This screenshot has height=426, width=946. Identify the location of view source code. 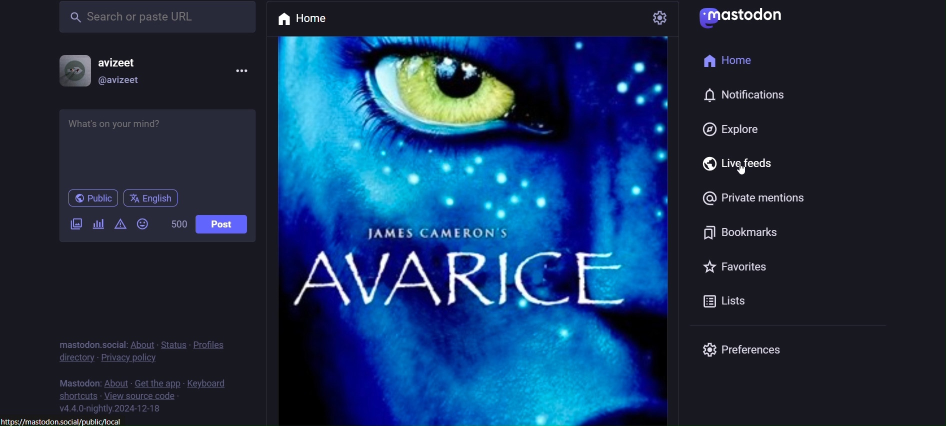
(148, 396).